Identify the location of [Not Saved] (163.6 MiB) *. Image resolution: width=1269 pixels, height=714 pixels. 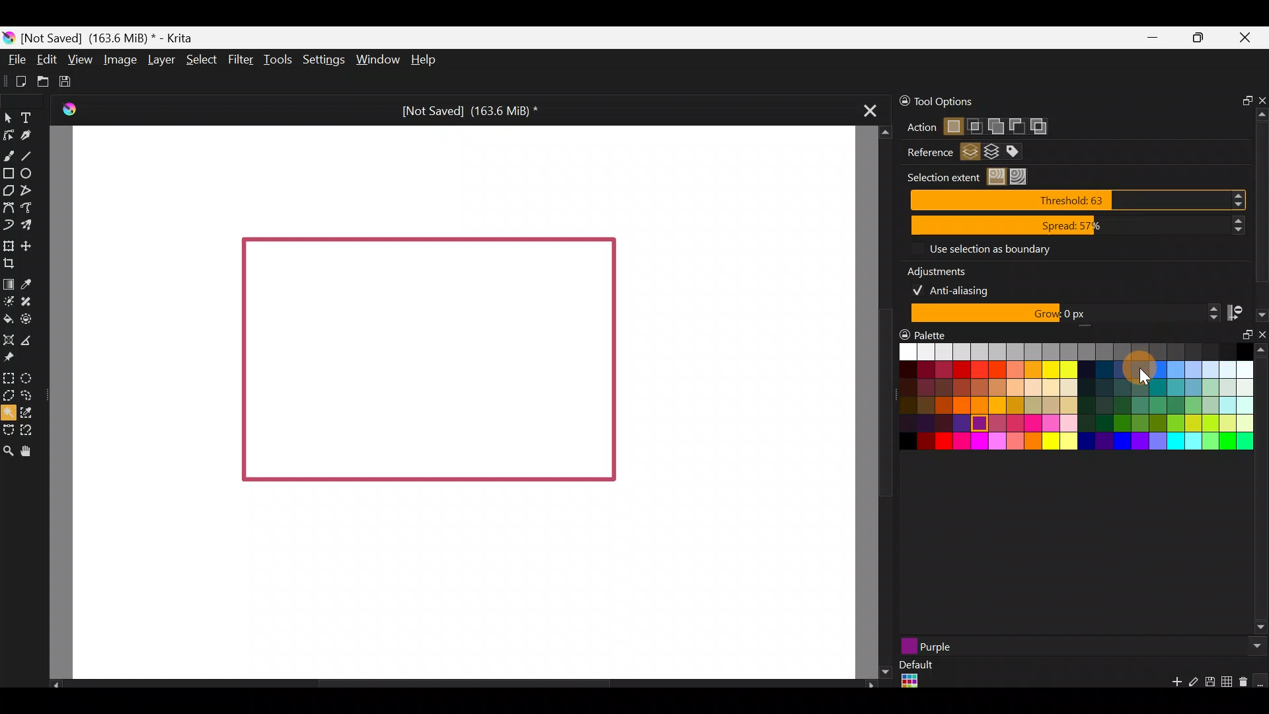
(468, 108).